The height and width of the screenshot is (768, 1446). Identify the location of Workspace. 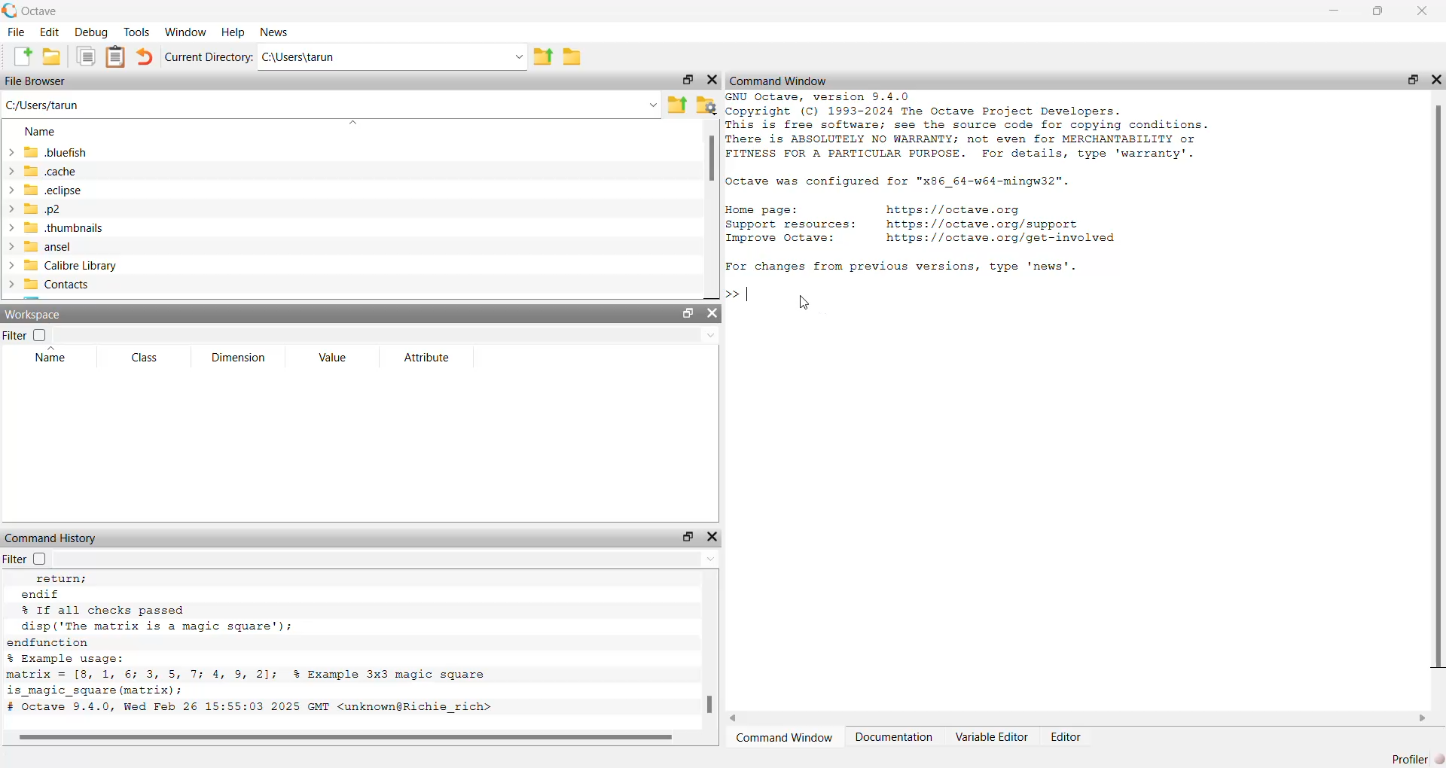
(34, 314).